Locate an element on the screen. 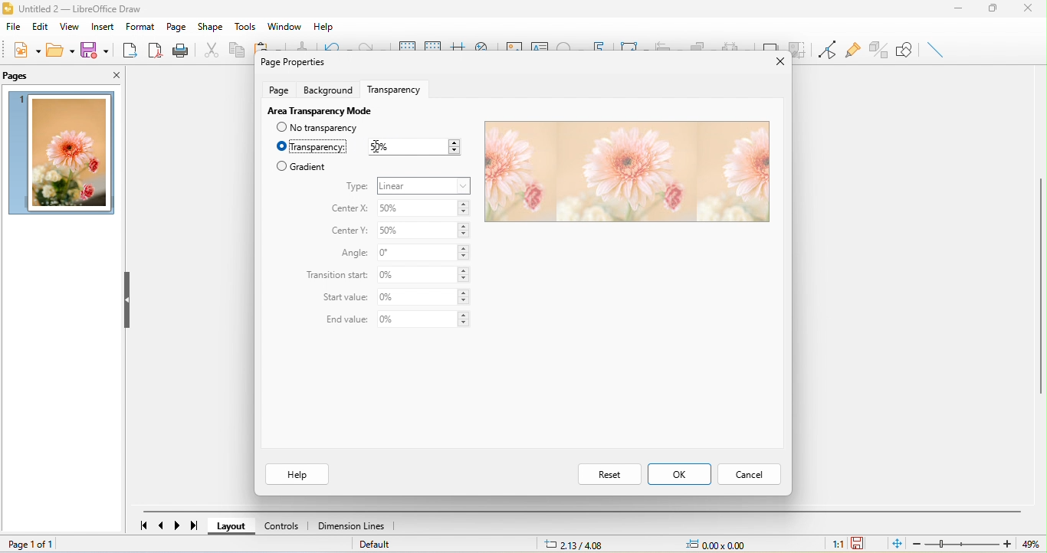 This screenshot has width=1047, height=553. title is located at coordinates (78, 10).